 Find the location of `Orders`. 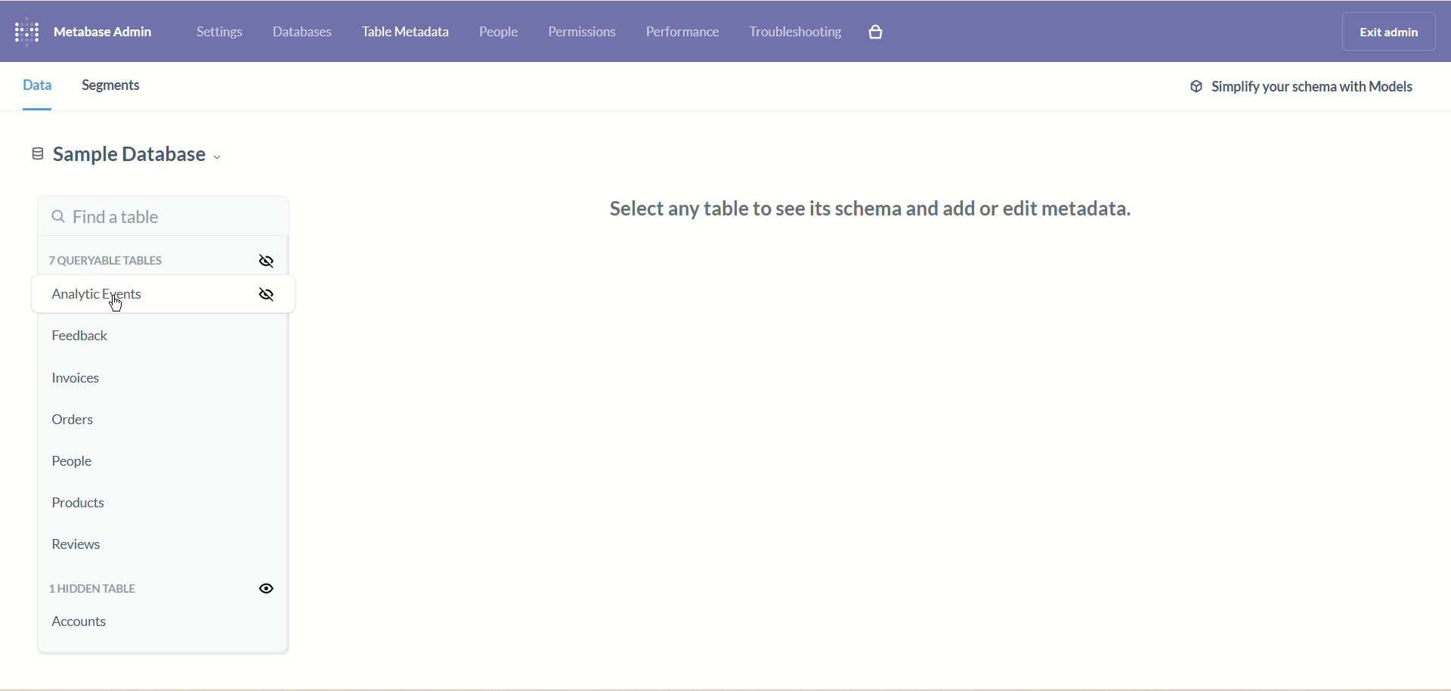

Orders is located at coordinates (72, 419).